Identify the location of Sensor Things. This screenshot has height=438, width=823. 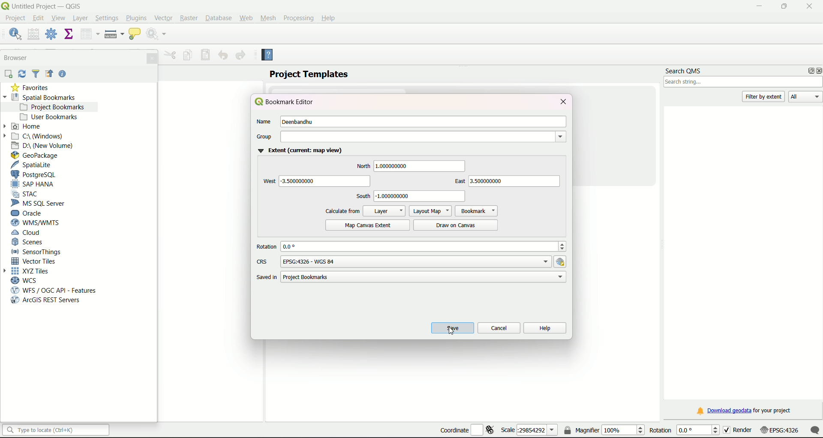
(38, 252).